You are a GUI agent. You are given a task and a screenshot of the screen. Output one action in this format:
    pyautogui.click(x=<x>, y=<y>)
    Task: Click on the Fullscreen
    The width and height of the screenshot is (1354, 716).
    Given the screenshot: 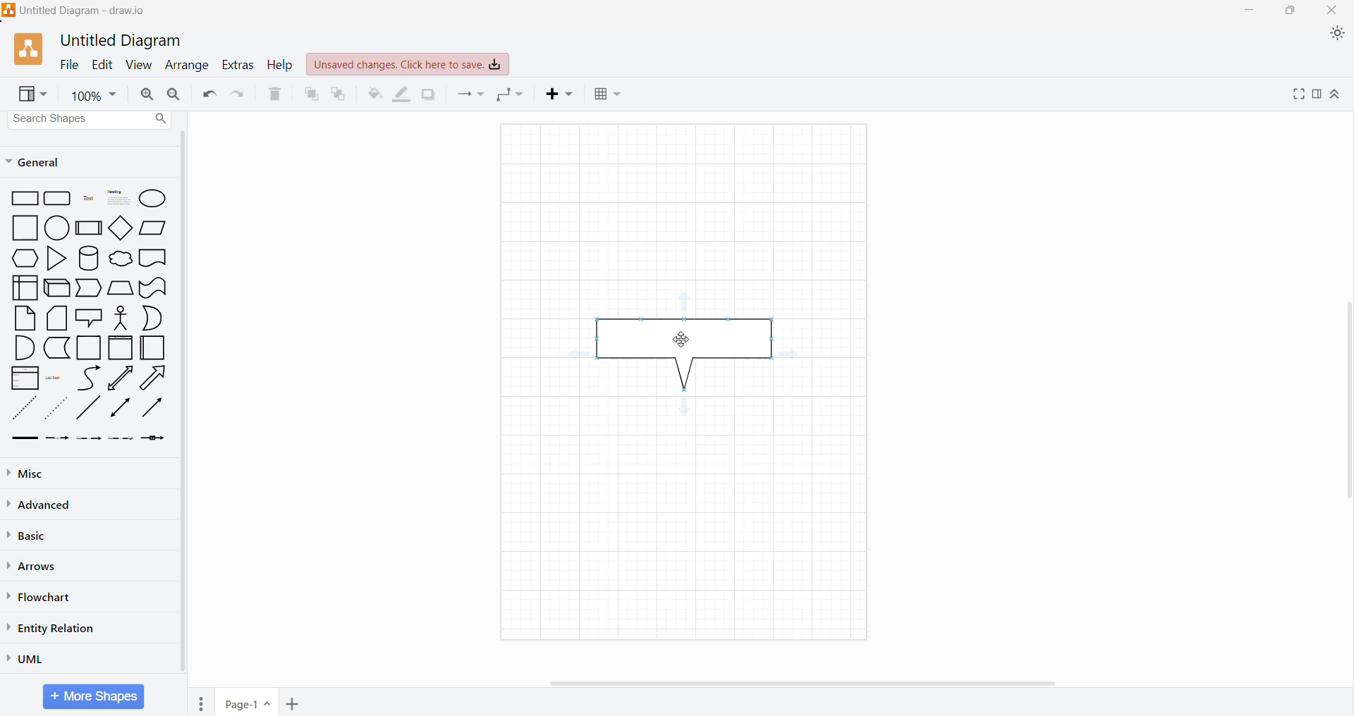 What is the action you would take?
    pyautogui.click(x=1298, y=94)
    